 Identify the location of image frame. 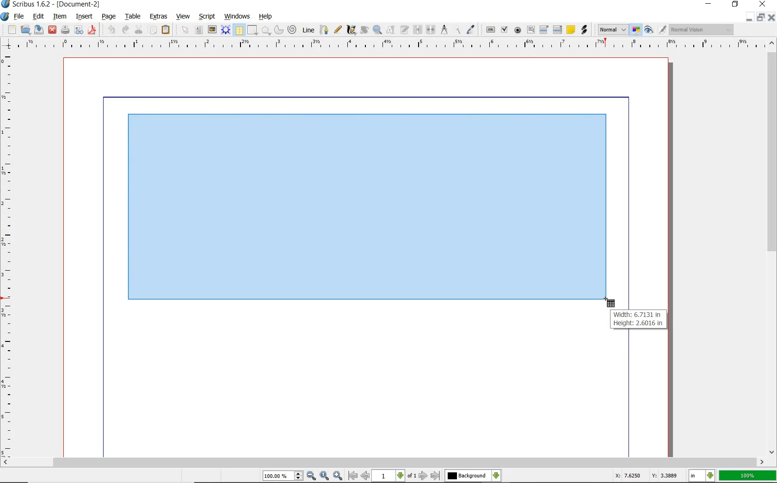
(211, 30).